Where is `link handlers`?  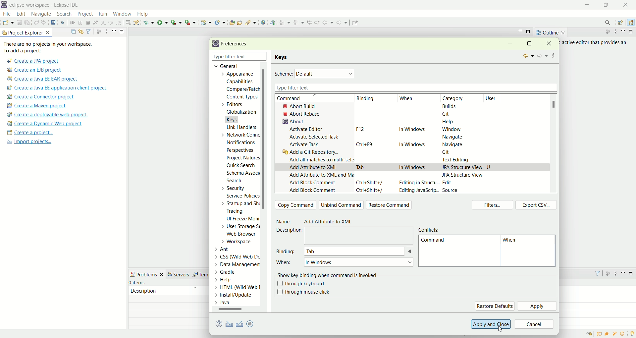
link handlers is located at coordinates (241, 127).